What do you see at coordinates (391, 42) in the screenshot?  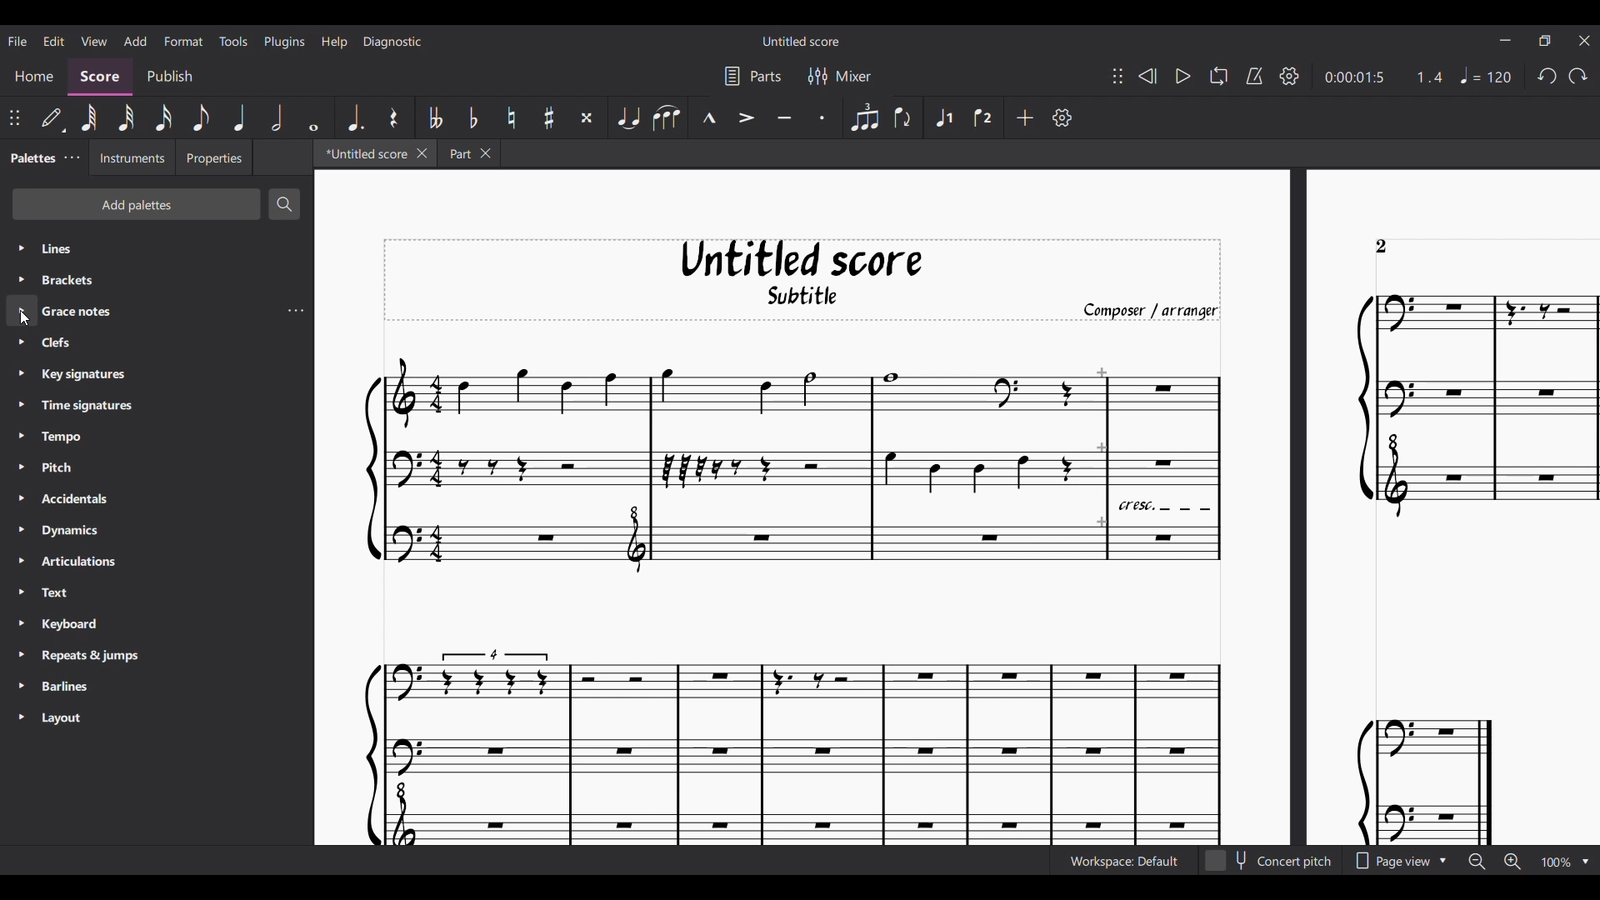 I see `Diagnostic menu` at bounding box center [391, 42].